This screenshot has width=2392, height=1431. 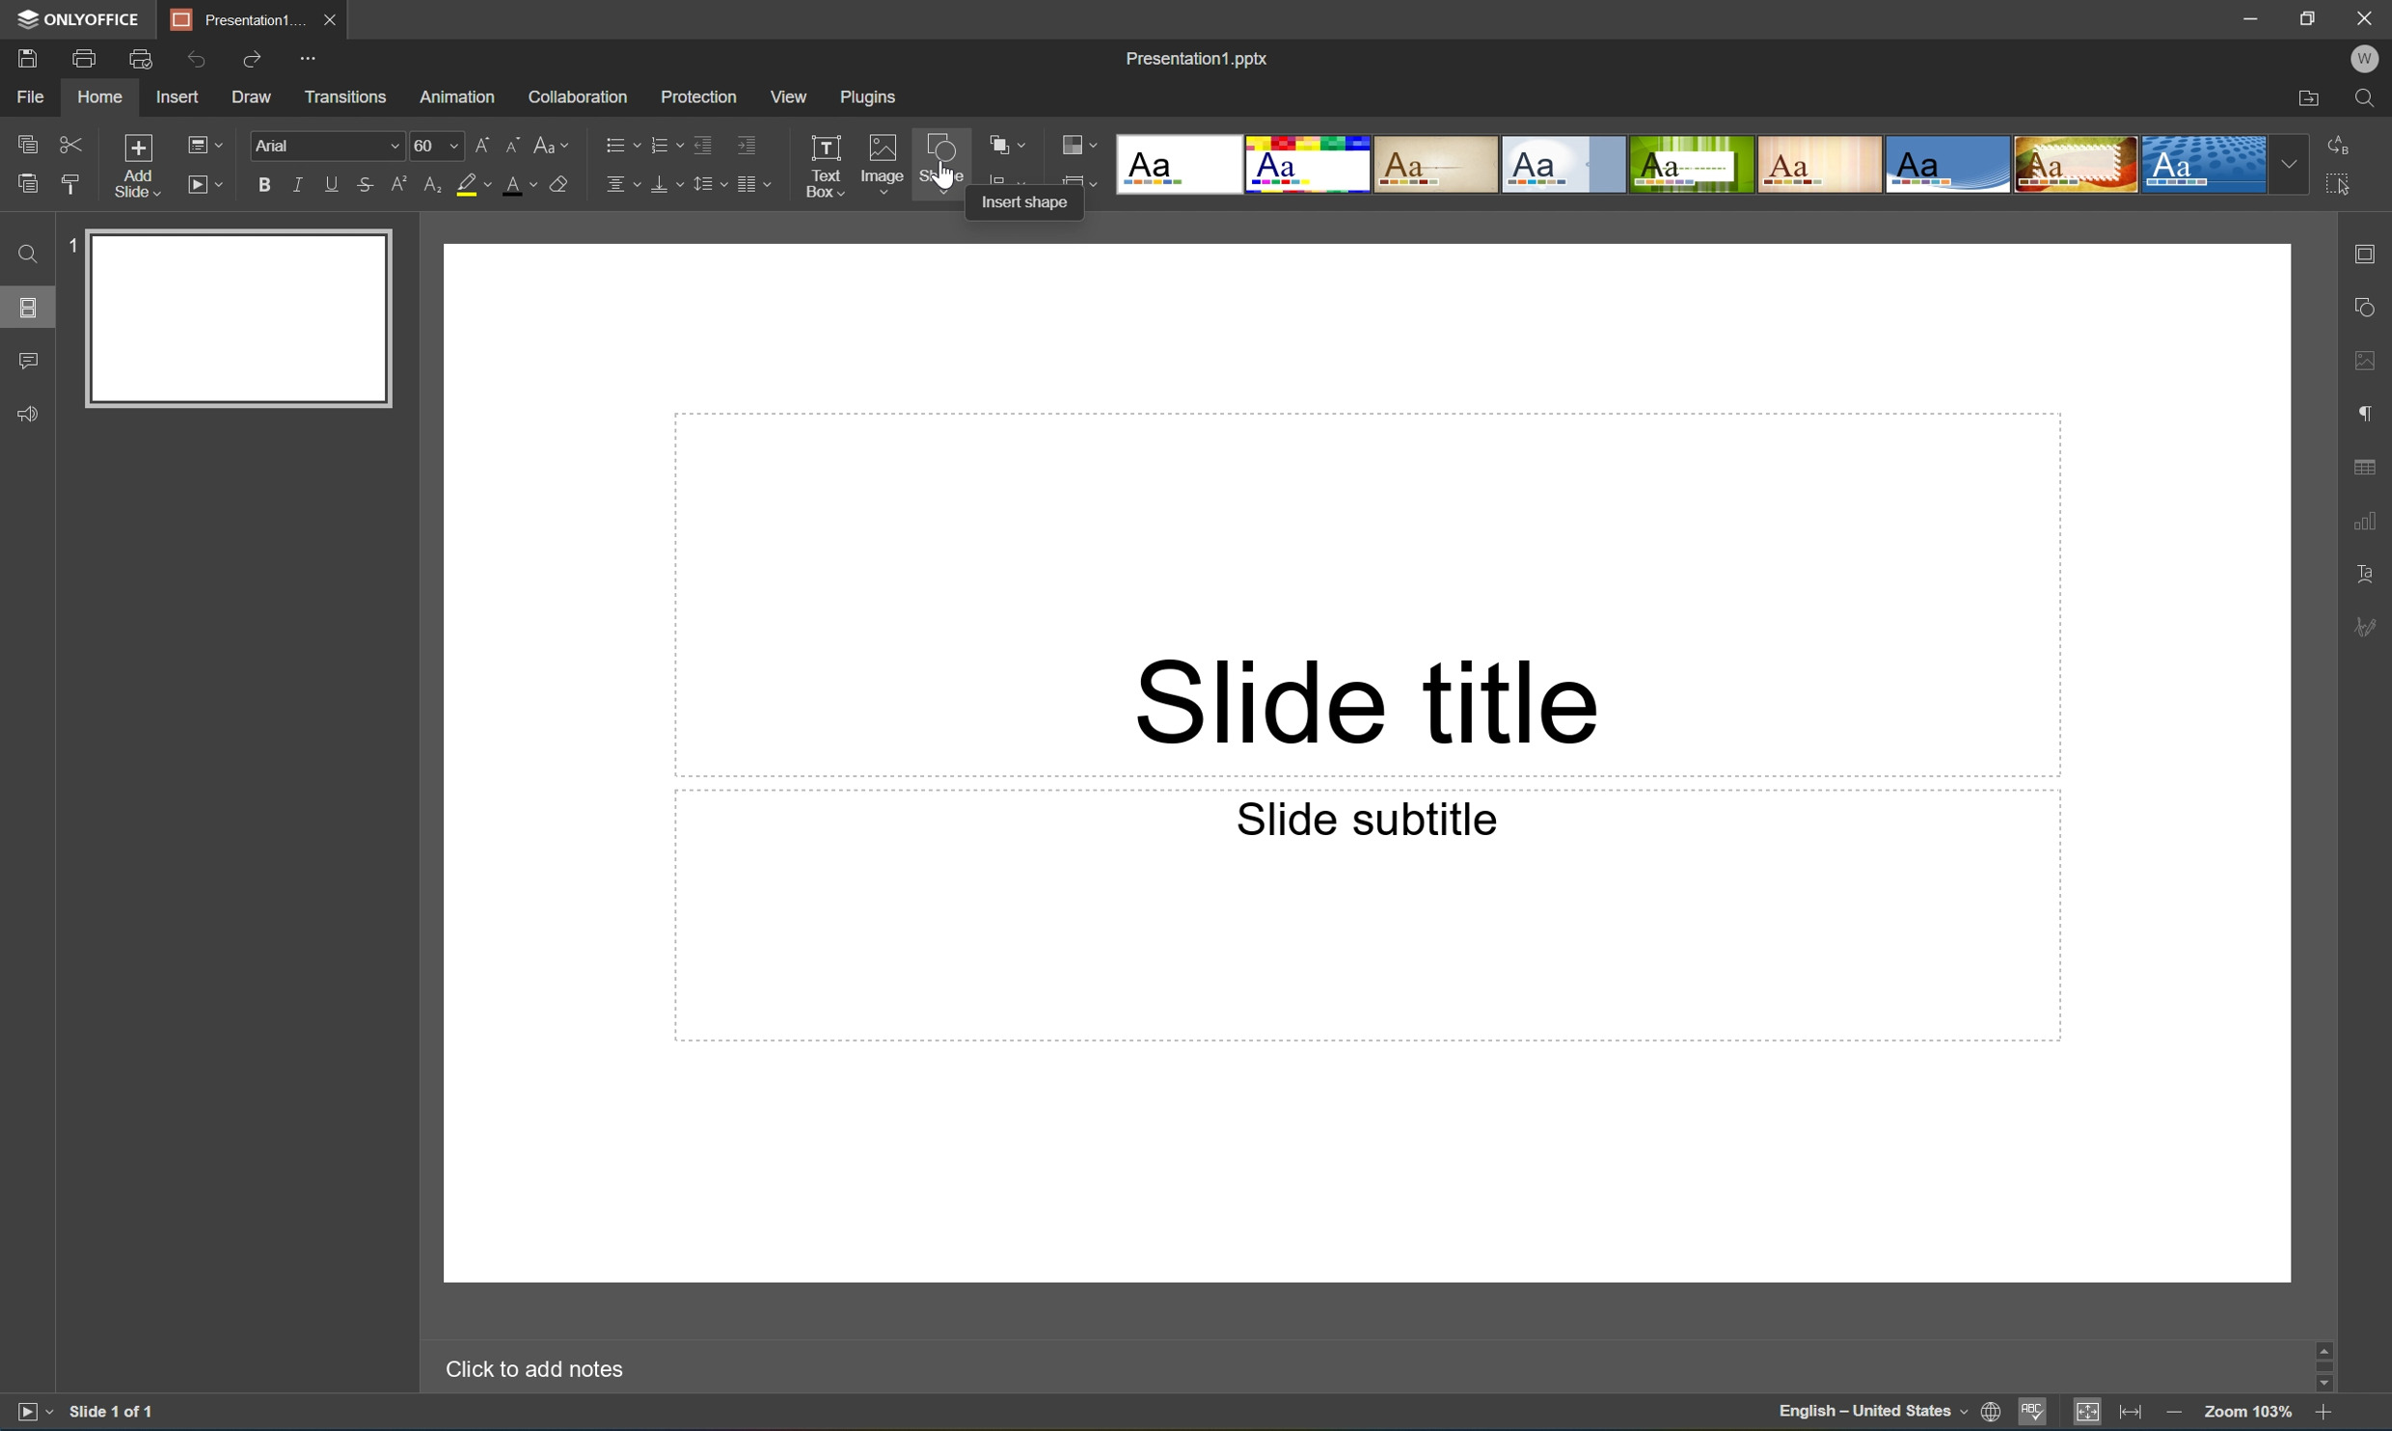 I want to click on image settings, so click(x=2364, y=364).